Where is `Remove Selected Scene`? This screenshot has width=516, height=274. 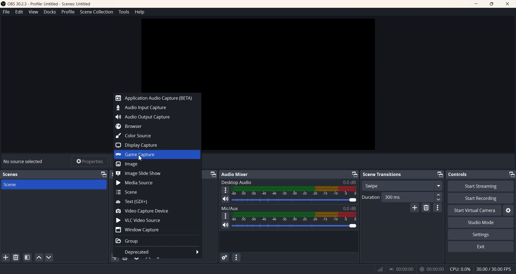
Remove Selected Scene is located at coordinates (16, 257).